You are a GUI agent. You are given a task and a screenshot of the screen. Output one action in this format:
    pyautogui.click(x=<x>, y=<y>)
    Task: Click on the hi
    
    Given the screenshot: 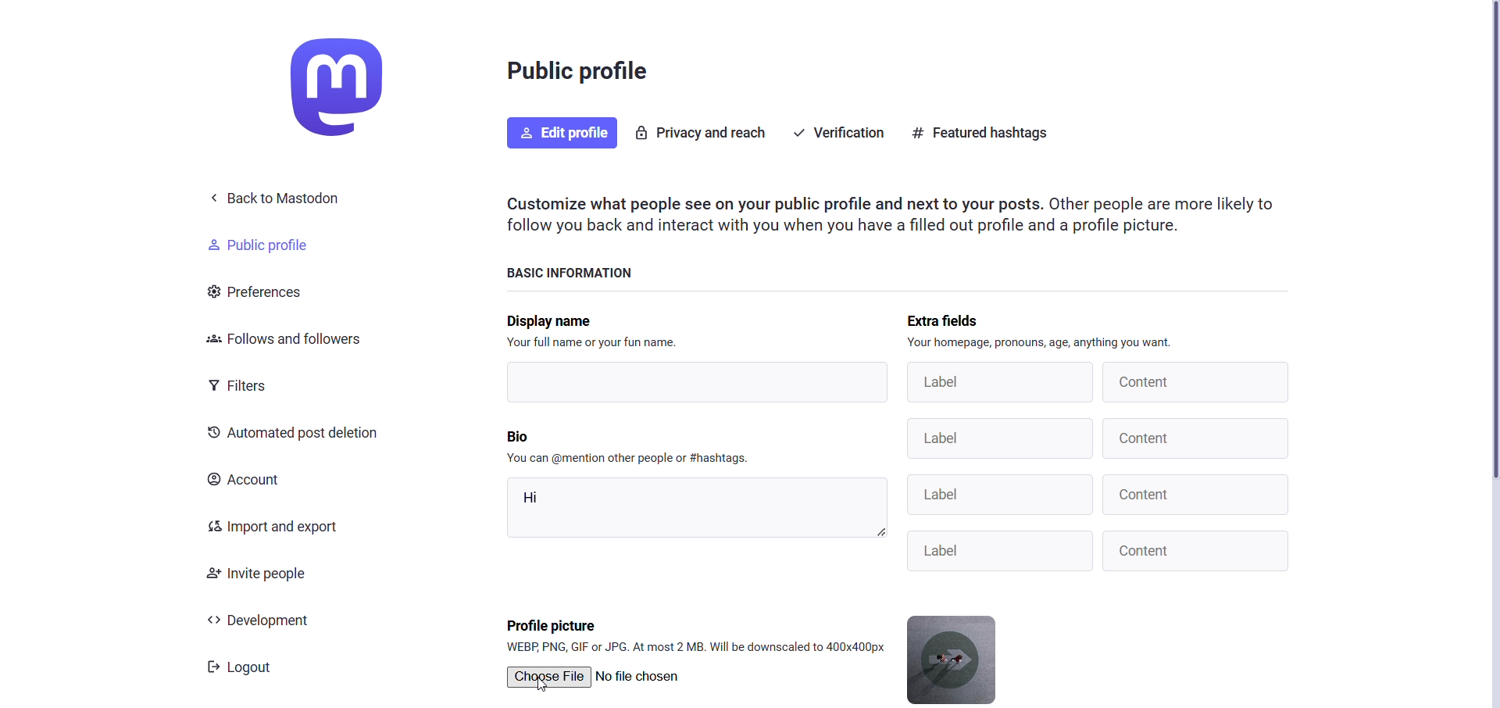 What is the action you would take?
    pyautogui.click(x=695, y=507)
    